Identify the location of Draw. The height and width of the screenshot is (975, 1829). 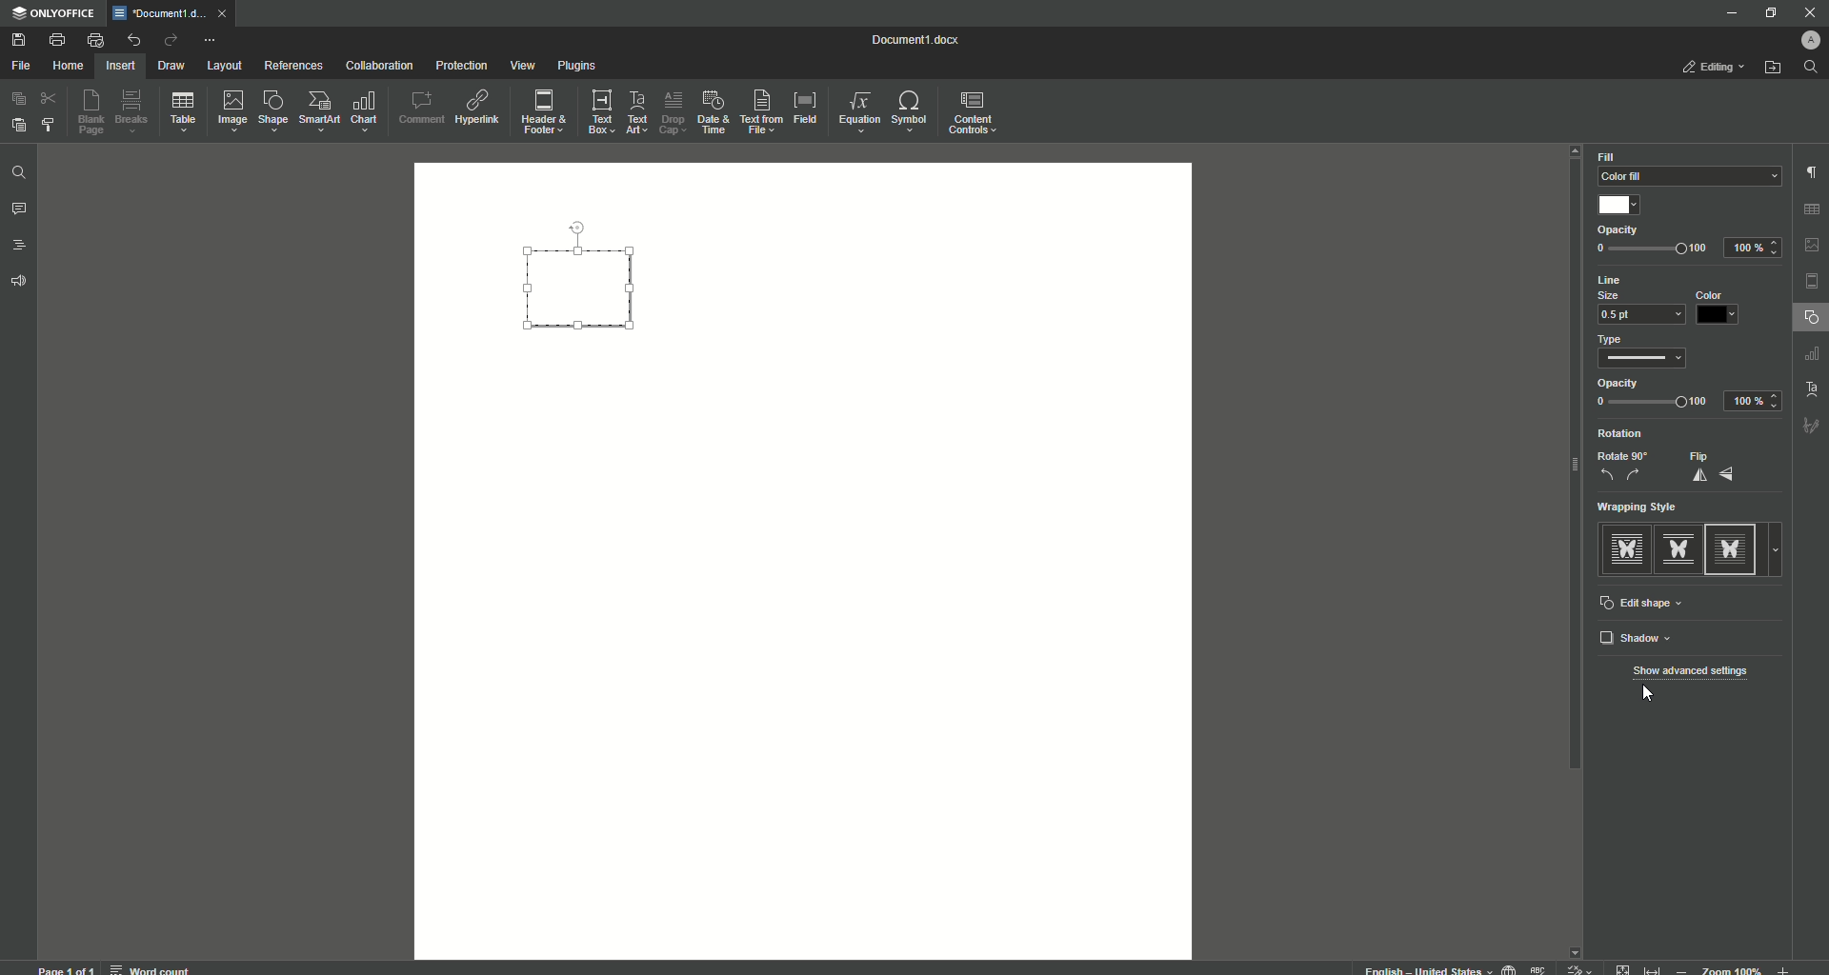
(172, 67).